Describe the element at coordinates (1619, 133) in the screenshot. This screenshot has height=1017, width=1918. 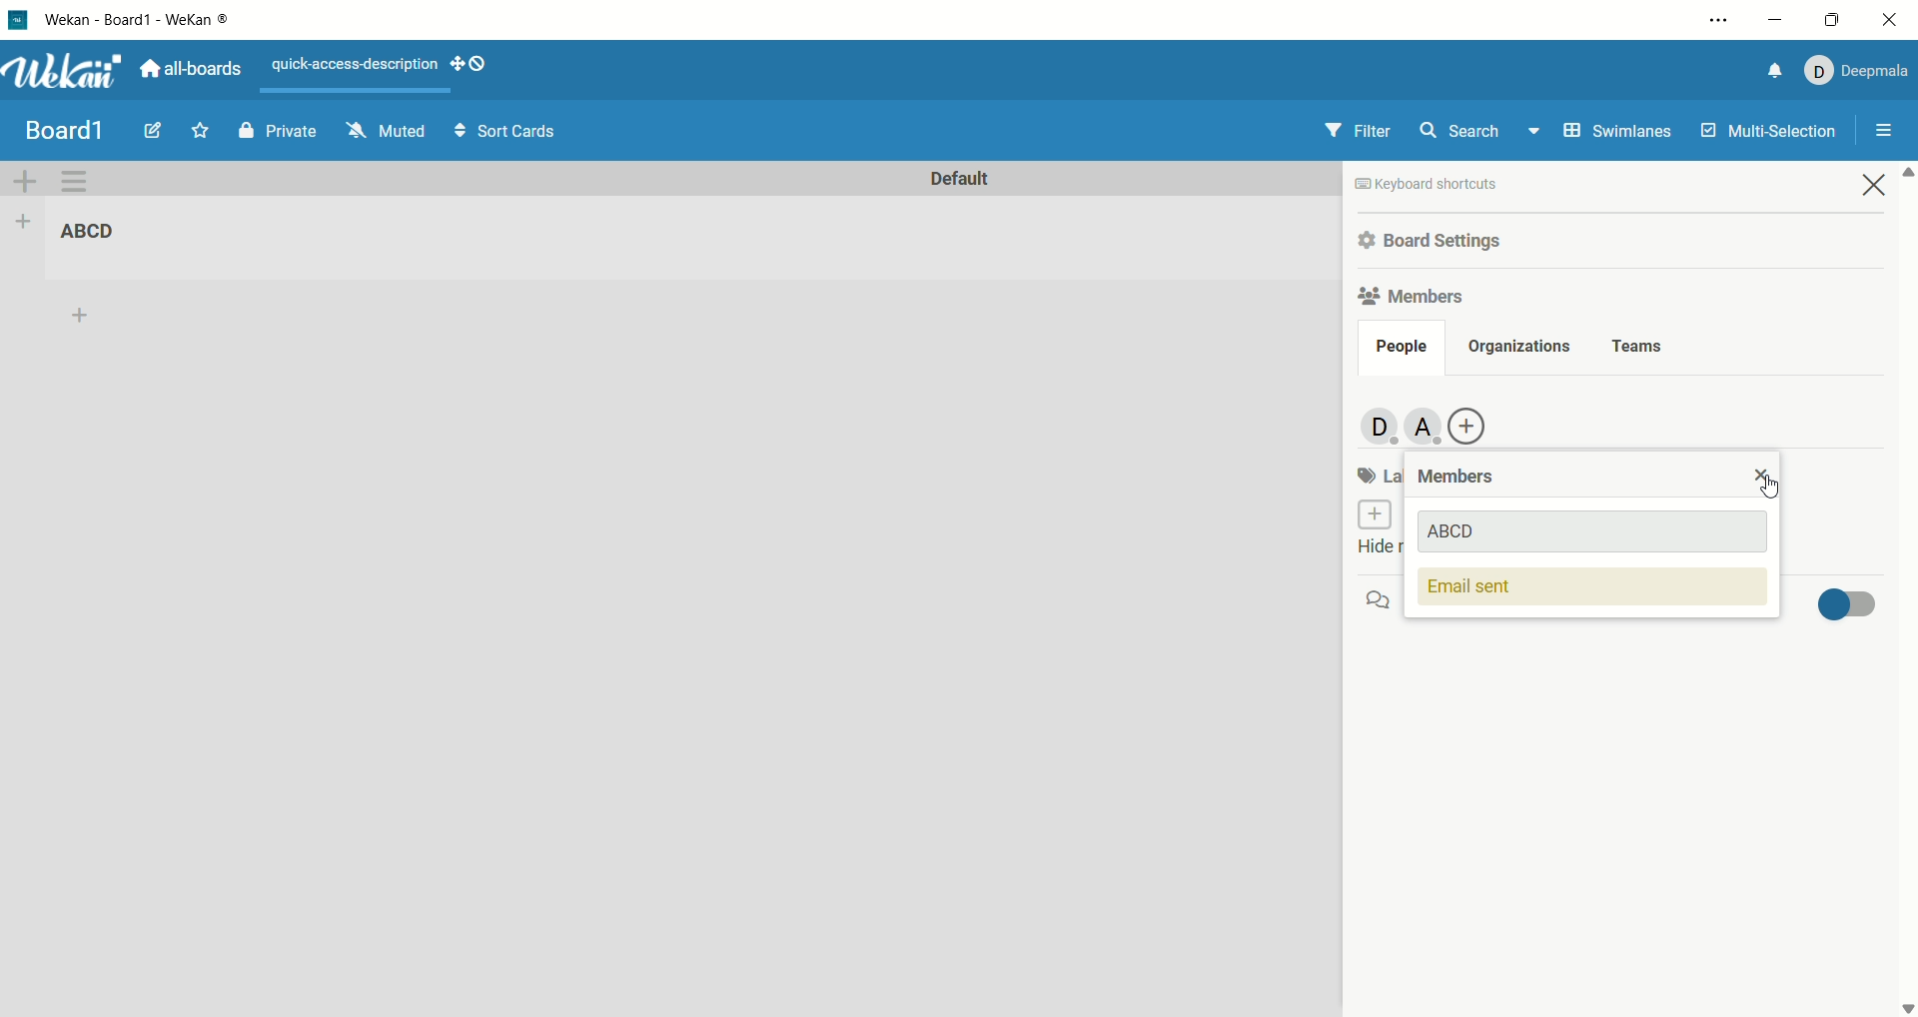
I see `swimlanes` at that location.